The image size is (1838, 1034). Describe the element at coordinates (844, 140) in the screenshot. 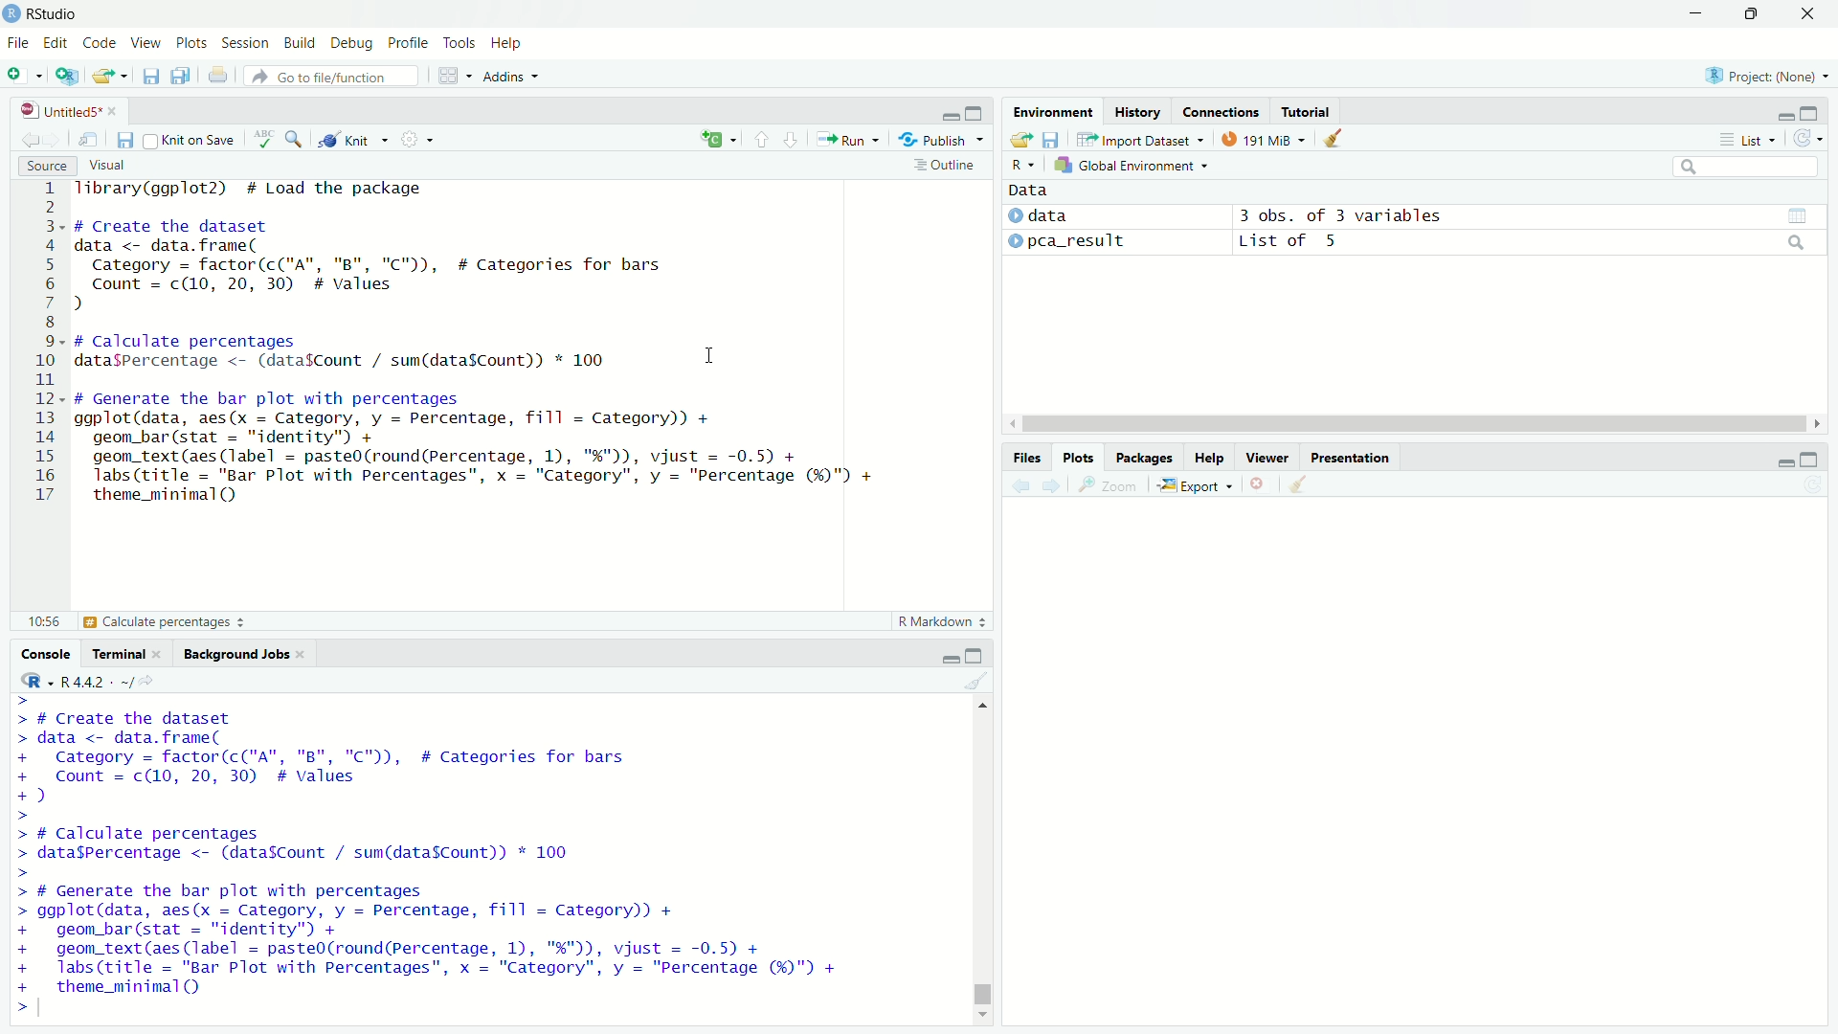

I see `run` at that location.